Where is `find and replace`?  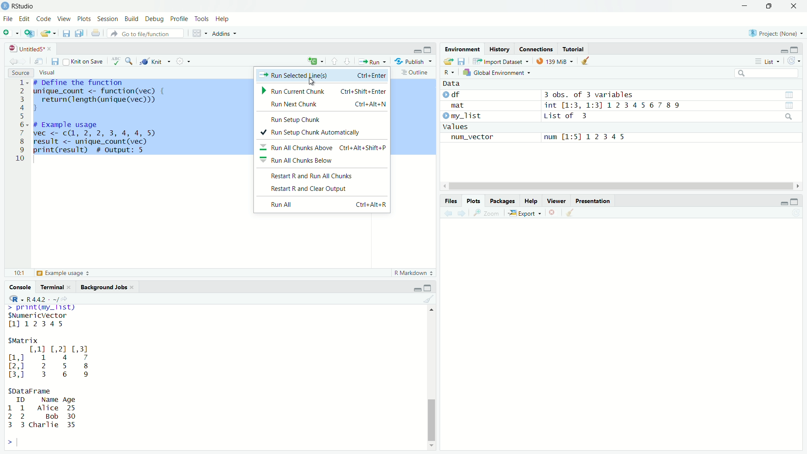
find and replace is located at coordinates (132, 62).